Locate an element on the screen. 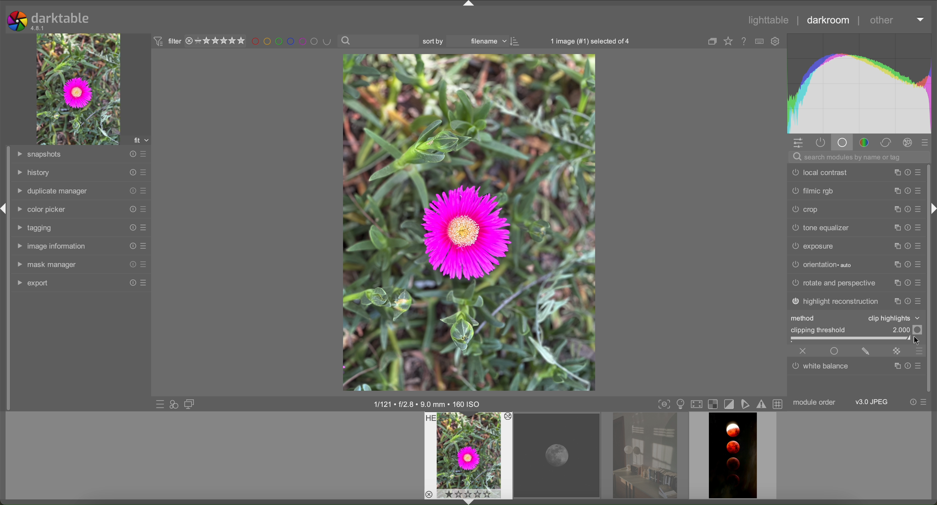  search bar is located at coordinates (860, 157).